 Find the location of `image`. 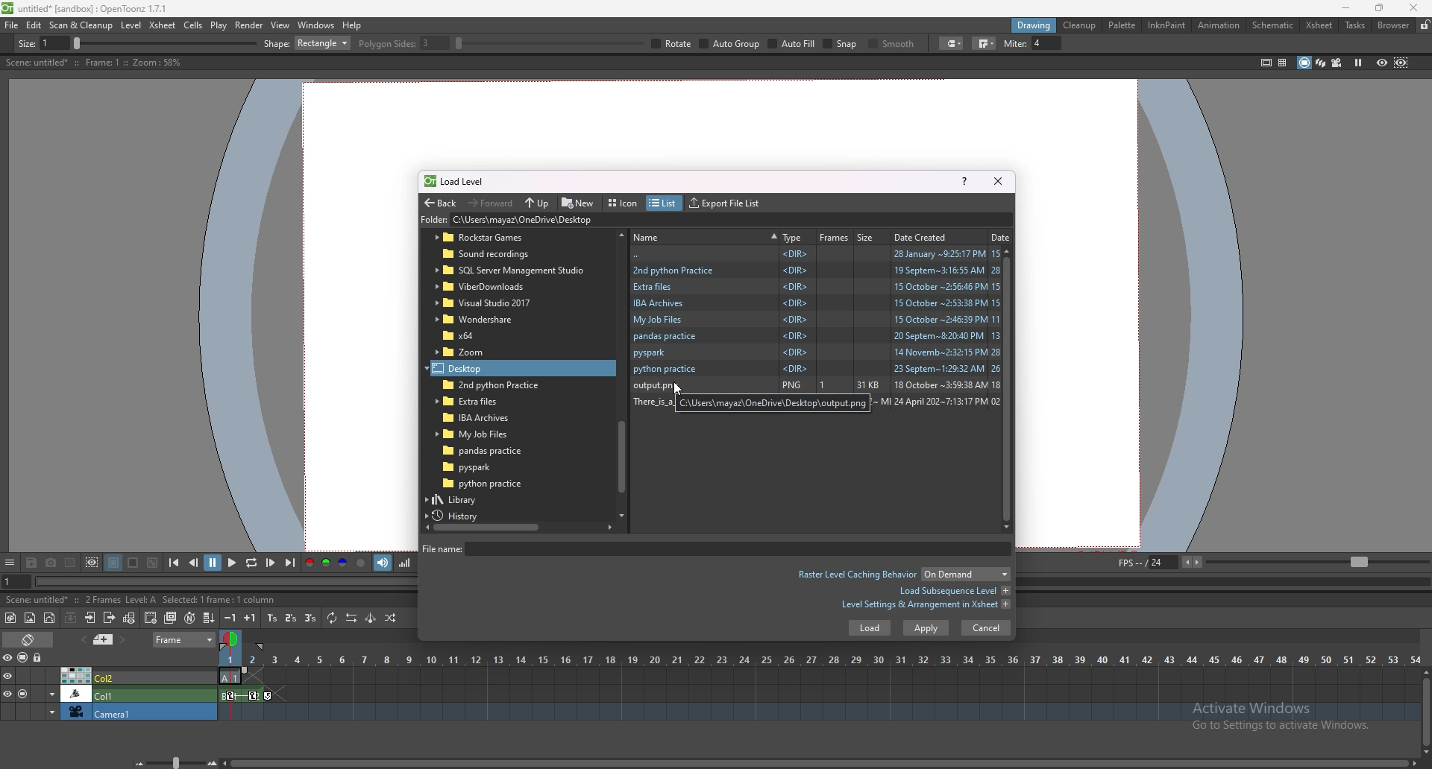

image is located at coordinates (848, 387).